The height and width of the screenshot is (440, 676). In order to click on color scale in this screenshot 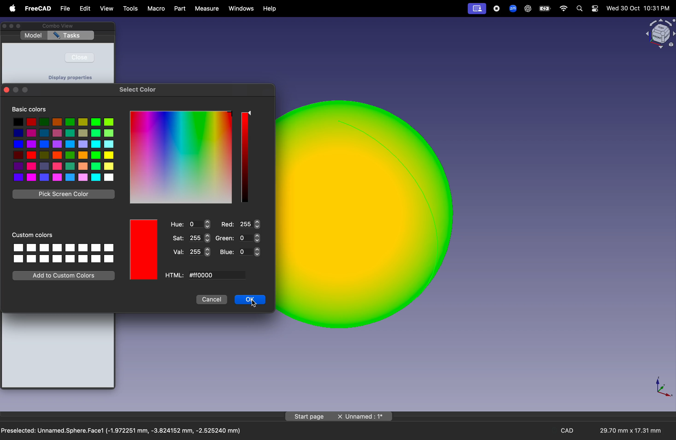, I will do `click(181, 157)`.